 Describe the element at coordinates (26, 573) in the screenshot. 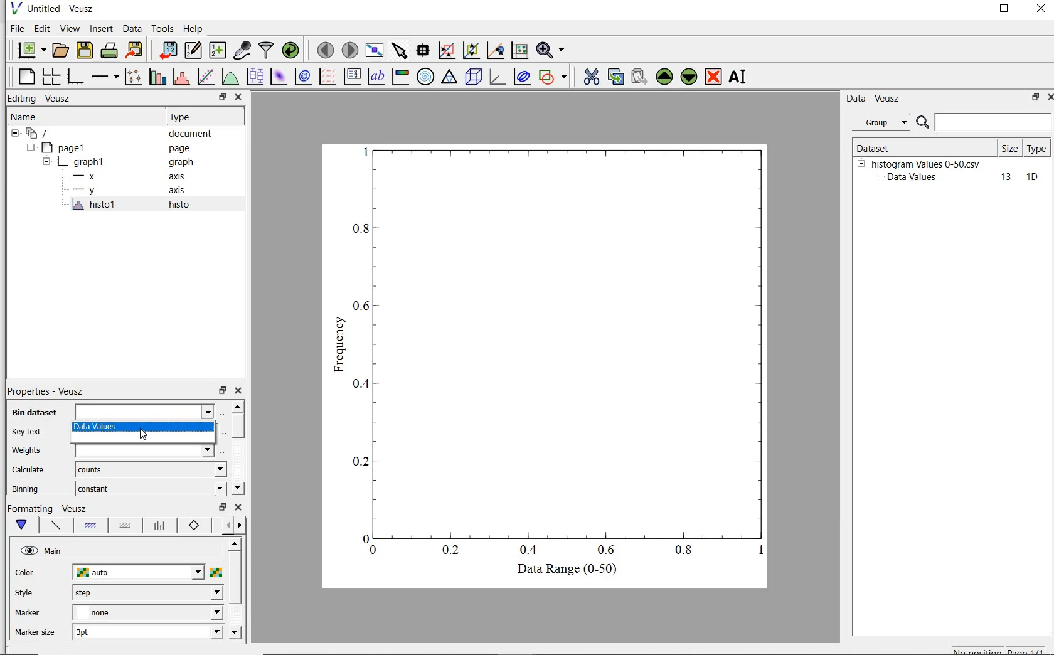

I see `Color` at that location.